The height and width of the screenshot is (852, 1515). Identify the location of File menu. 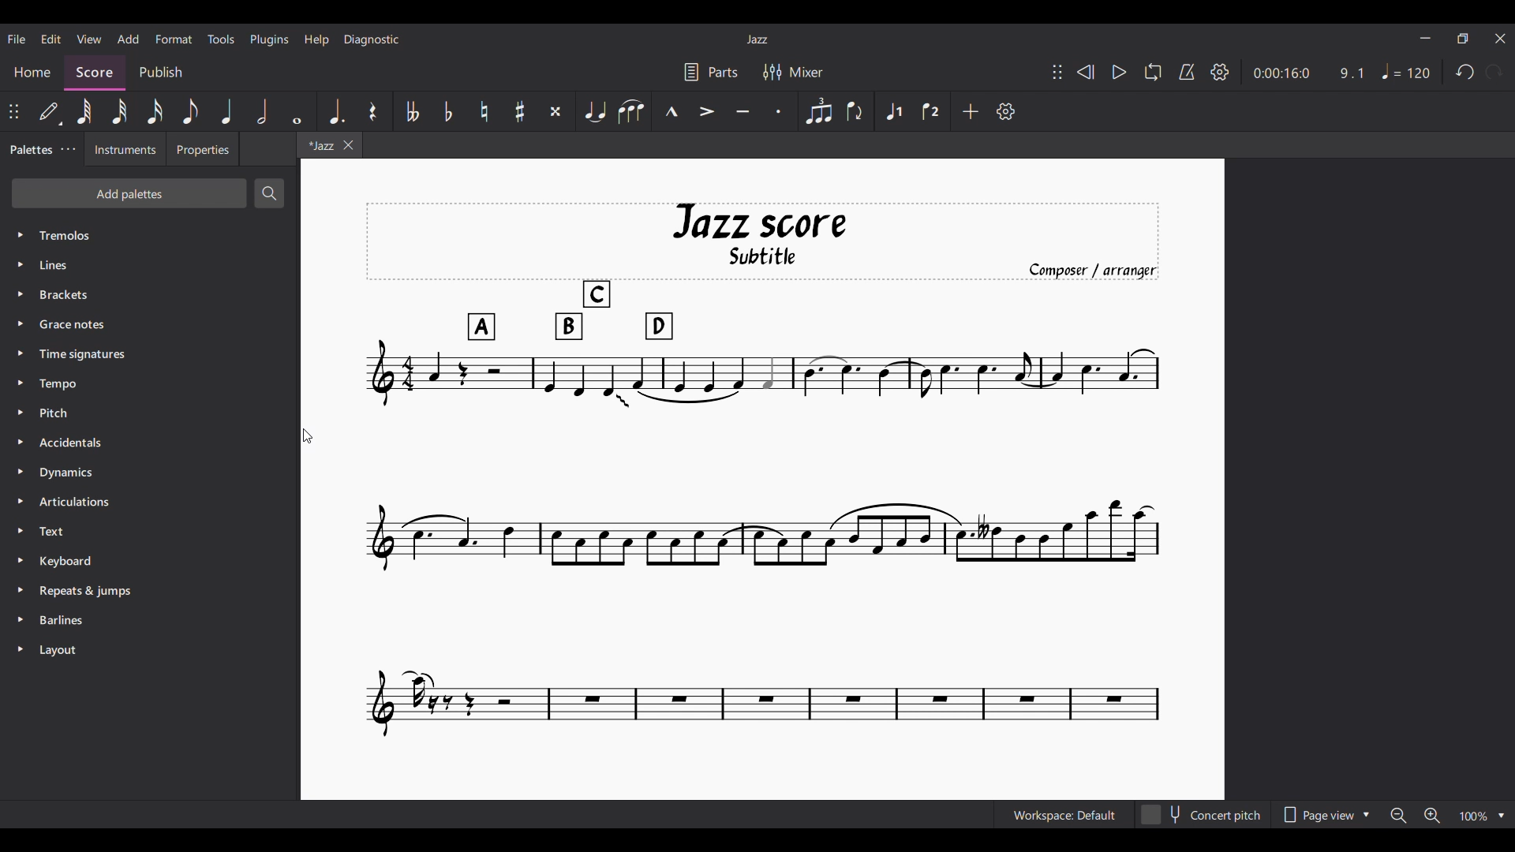
(17, 39).